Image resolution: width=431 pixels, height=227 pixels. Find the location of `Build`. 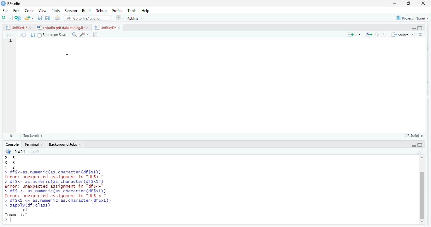

Build is located at coordinates (86, 11).